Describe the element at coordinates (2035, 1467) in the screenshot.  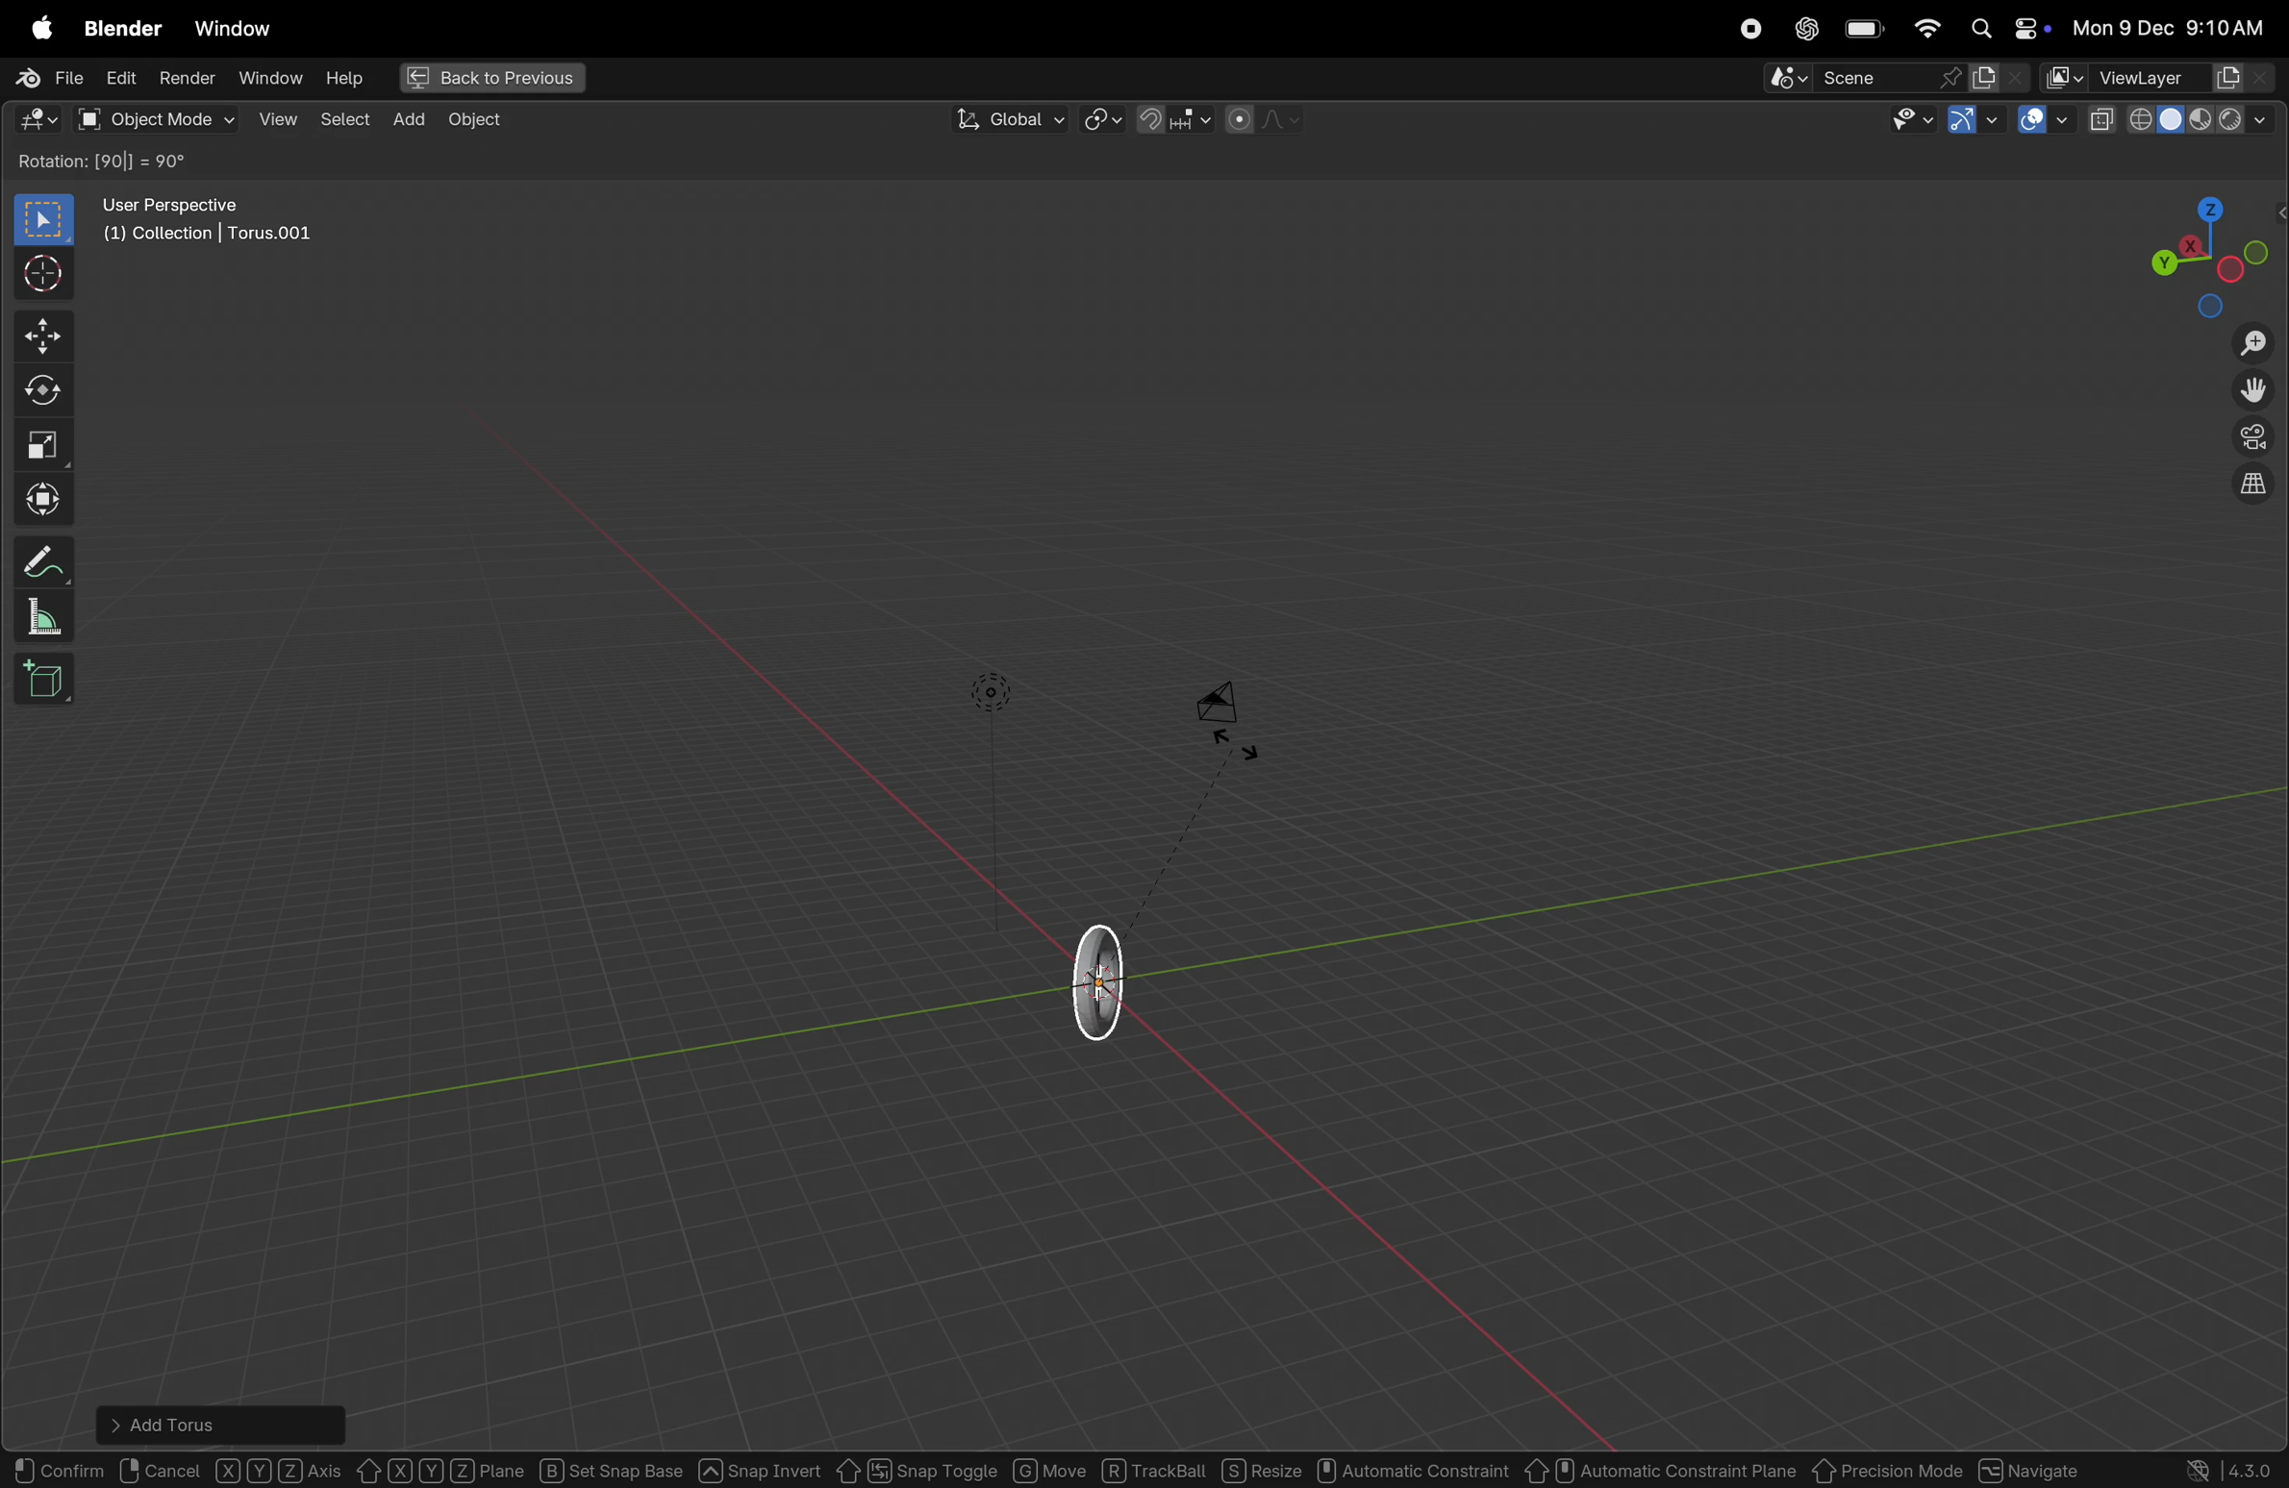
I see `navigate` at that location.